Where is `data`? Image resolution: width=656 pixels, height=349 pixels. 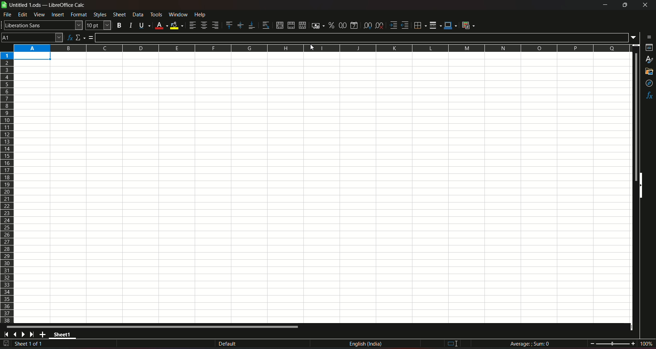 data is located at coordinates (138, 15).